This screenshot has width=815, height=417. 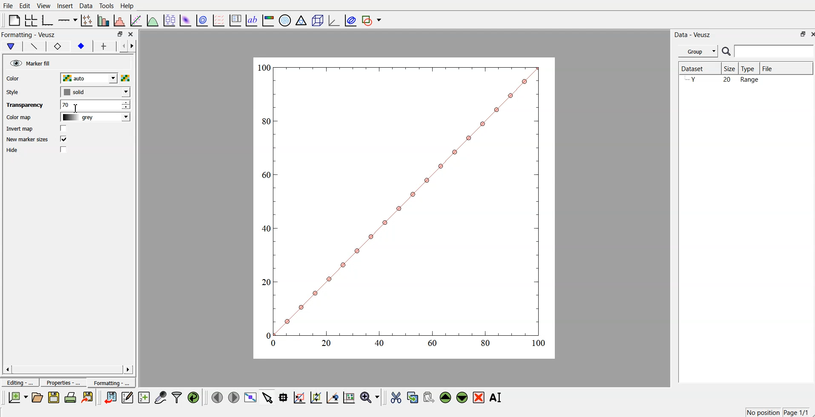 I want to click on next, so click(x=134, y=47).